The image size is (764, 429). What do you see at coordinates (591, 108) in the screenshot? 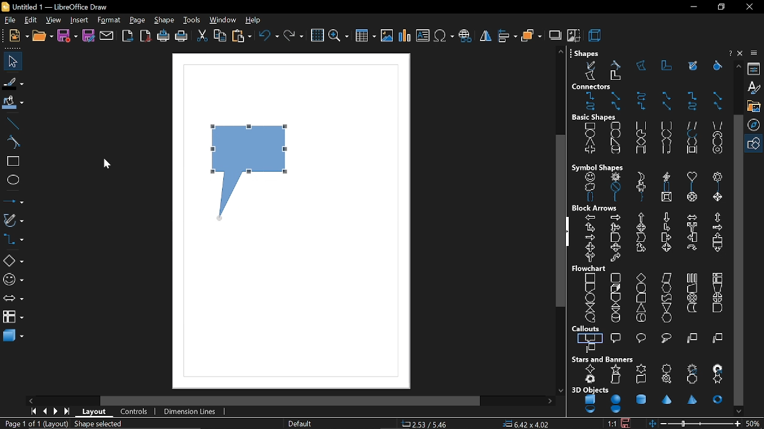
I see `curved connector` at bounding box center [591, 108].